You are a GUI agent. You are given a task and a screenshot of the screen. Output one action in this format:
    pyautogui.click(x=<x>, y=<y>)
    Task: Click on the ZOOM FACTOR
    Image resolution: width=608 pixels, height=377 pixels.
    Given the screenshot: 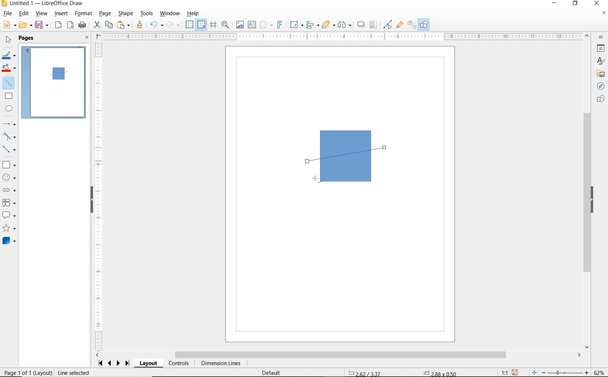 What is the action you would take?
    pyautogui.click(x=599, y=373)
    